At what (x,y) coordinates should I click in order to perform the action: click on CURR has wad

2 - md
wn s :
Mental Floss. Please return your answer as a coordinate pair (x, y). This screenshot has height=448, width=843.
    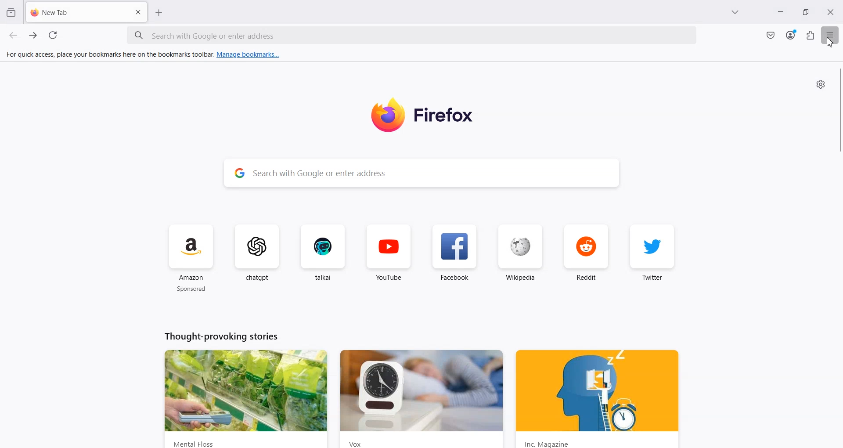
    Looking at the image, I should click on (245, 398).